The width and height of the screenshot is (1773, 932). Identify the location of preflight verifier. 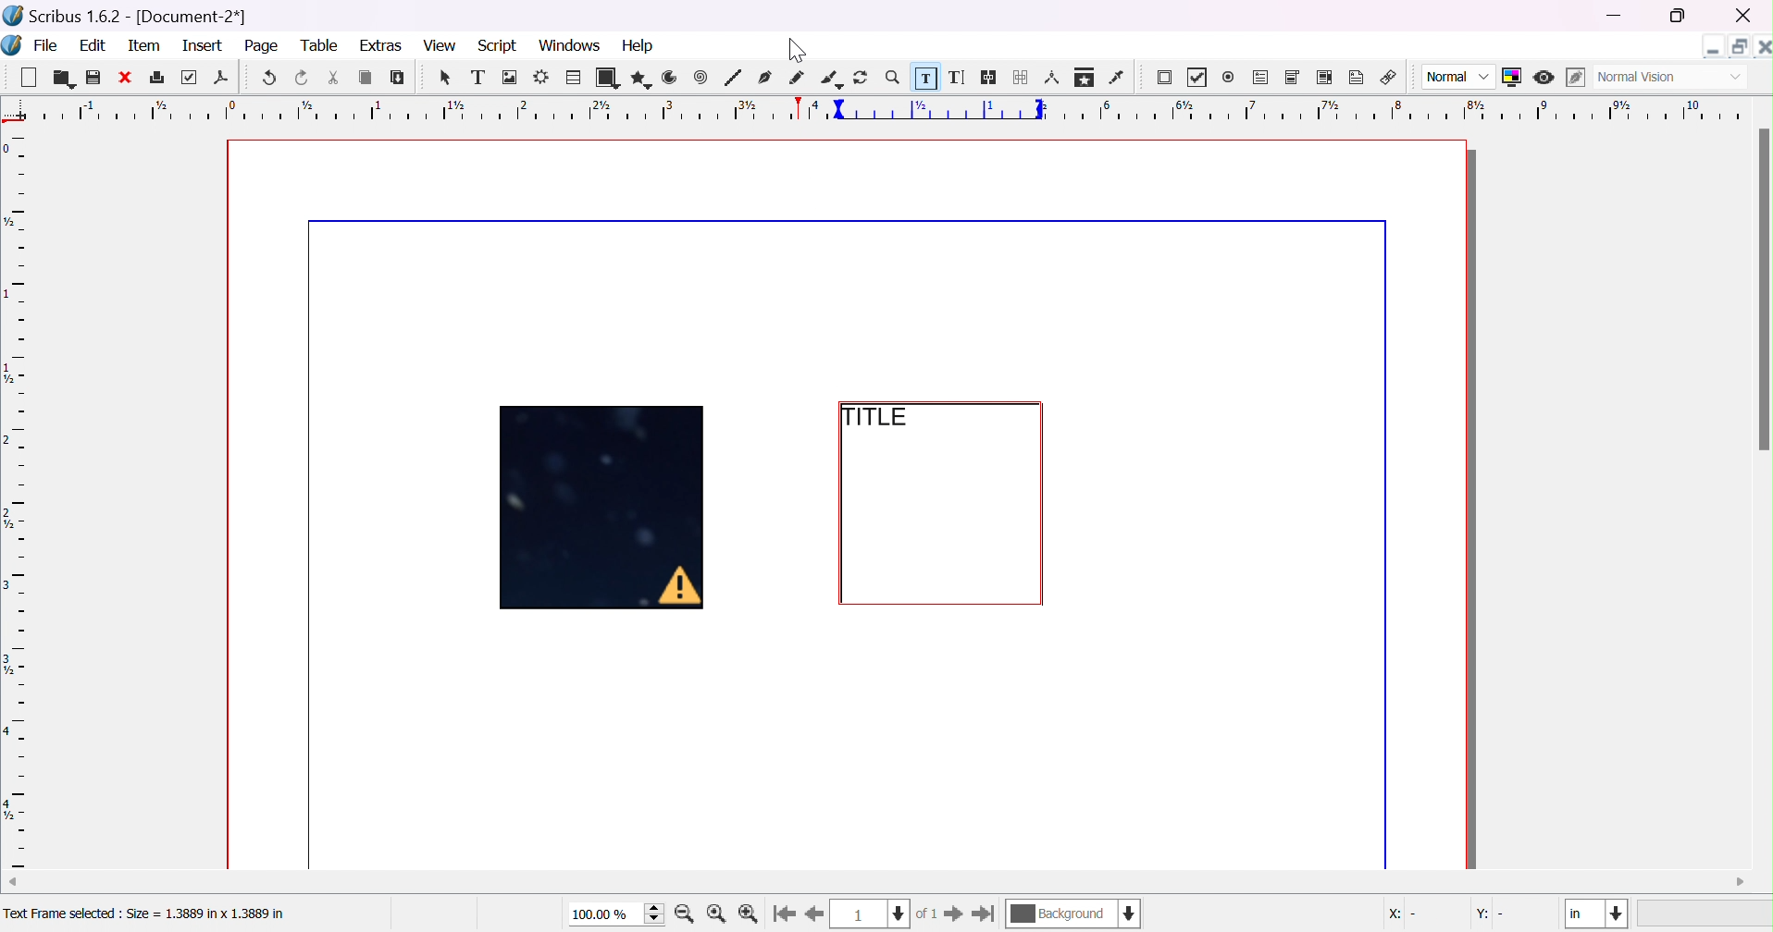
(192, 78).